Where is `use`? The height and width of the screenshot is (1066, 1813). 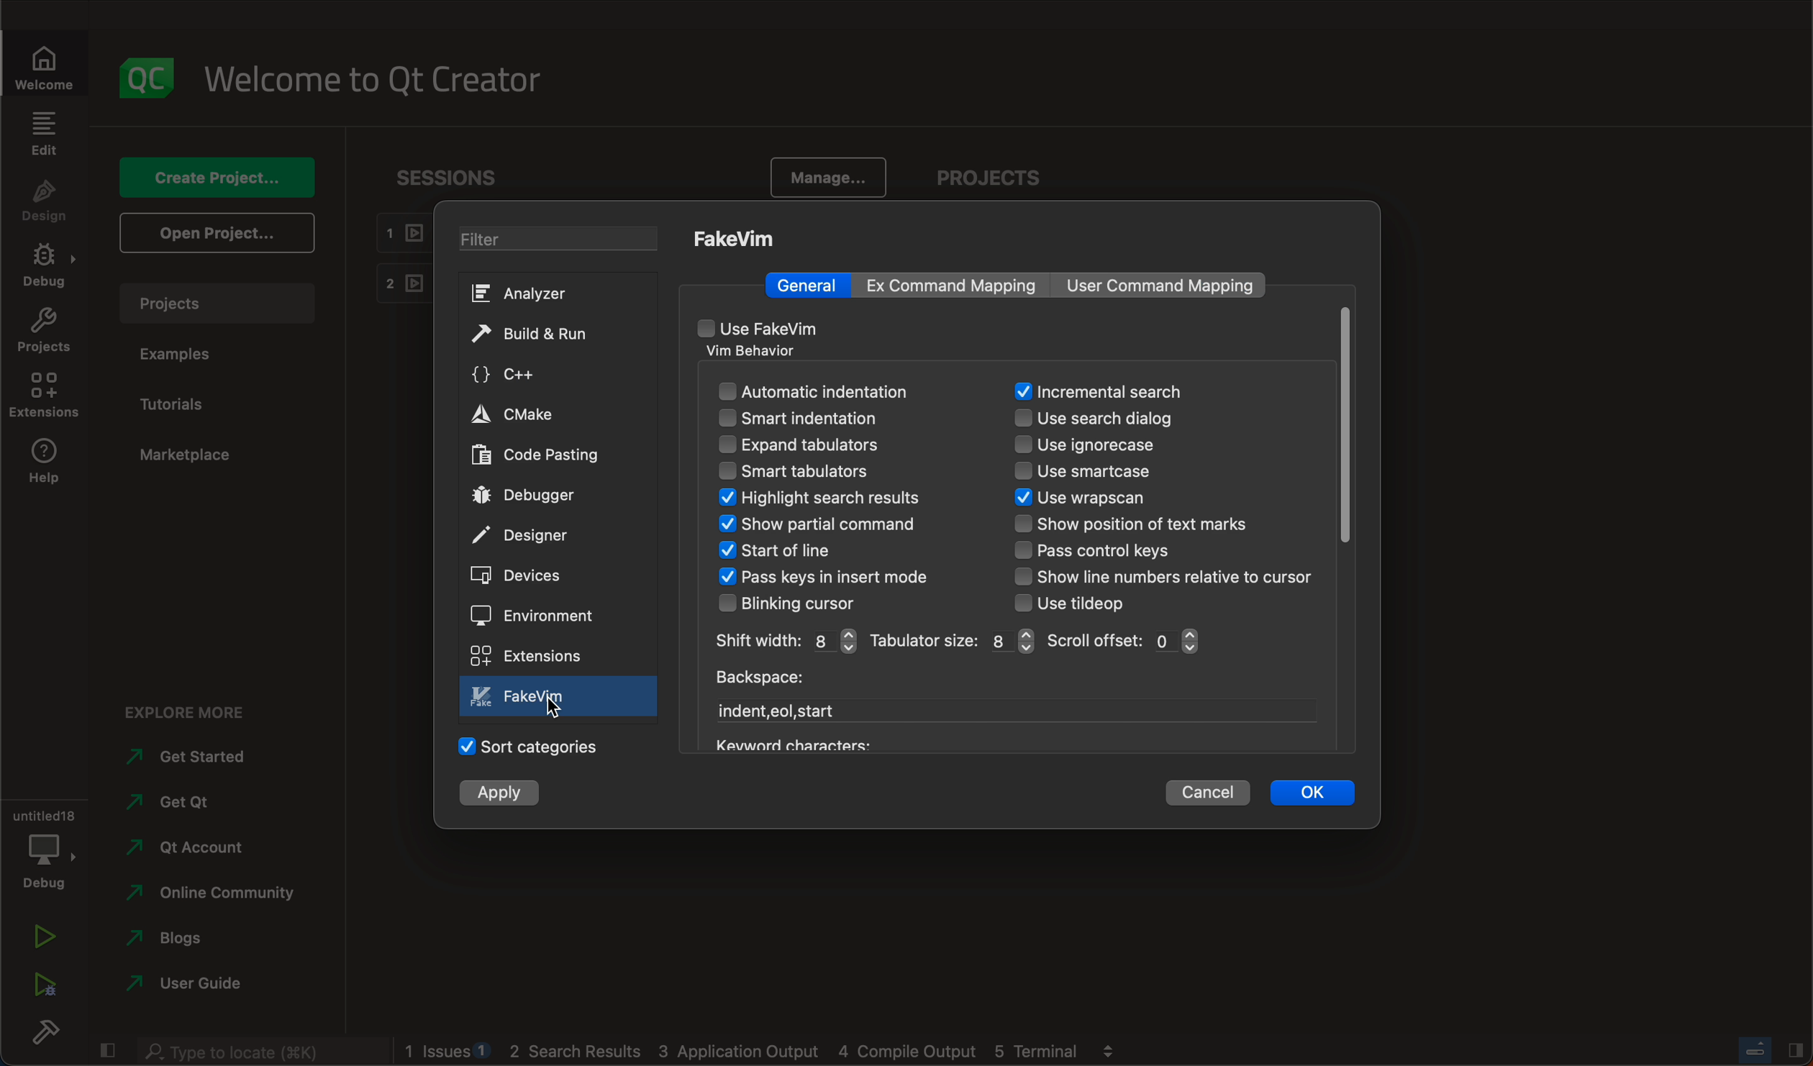 use is located at coordinates (756, 329).